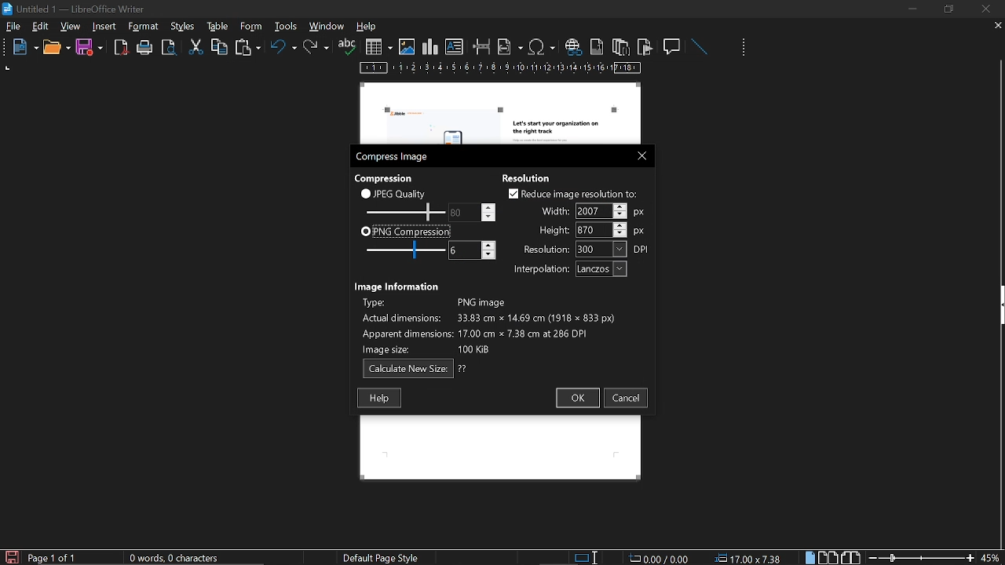 This screenshot has width=1005, height=565. I want to click on width, so click(593, 211).